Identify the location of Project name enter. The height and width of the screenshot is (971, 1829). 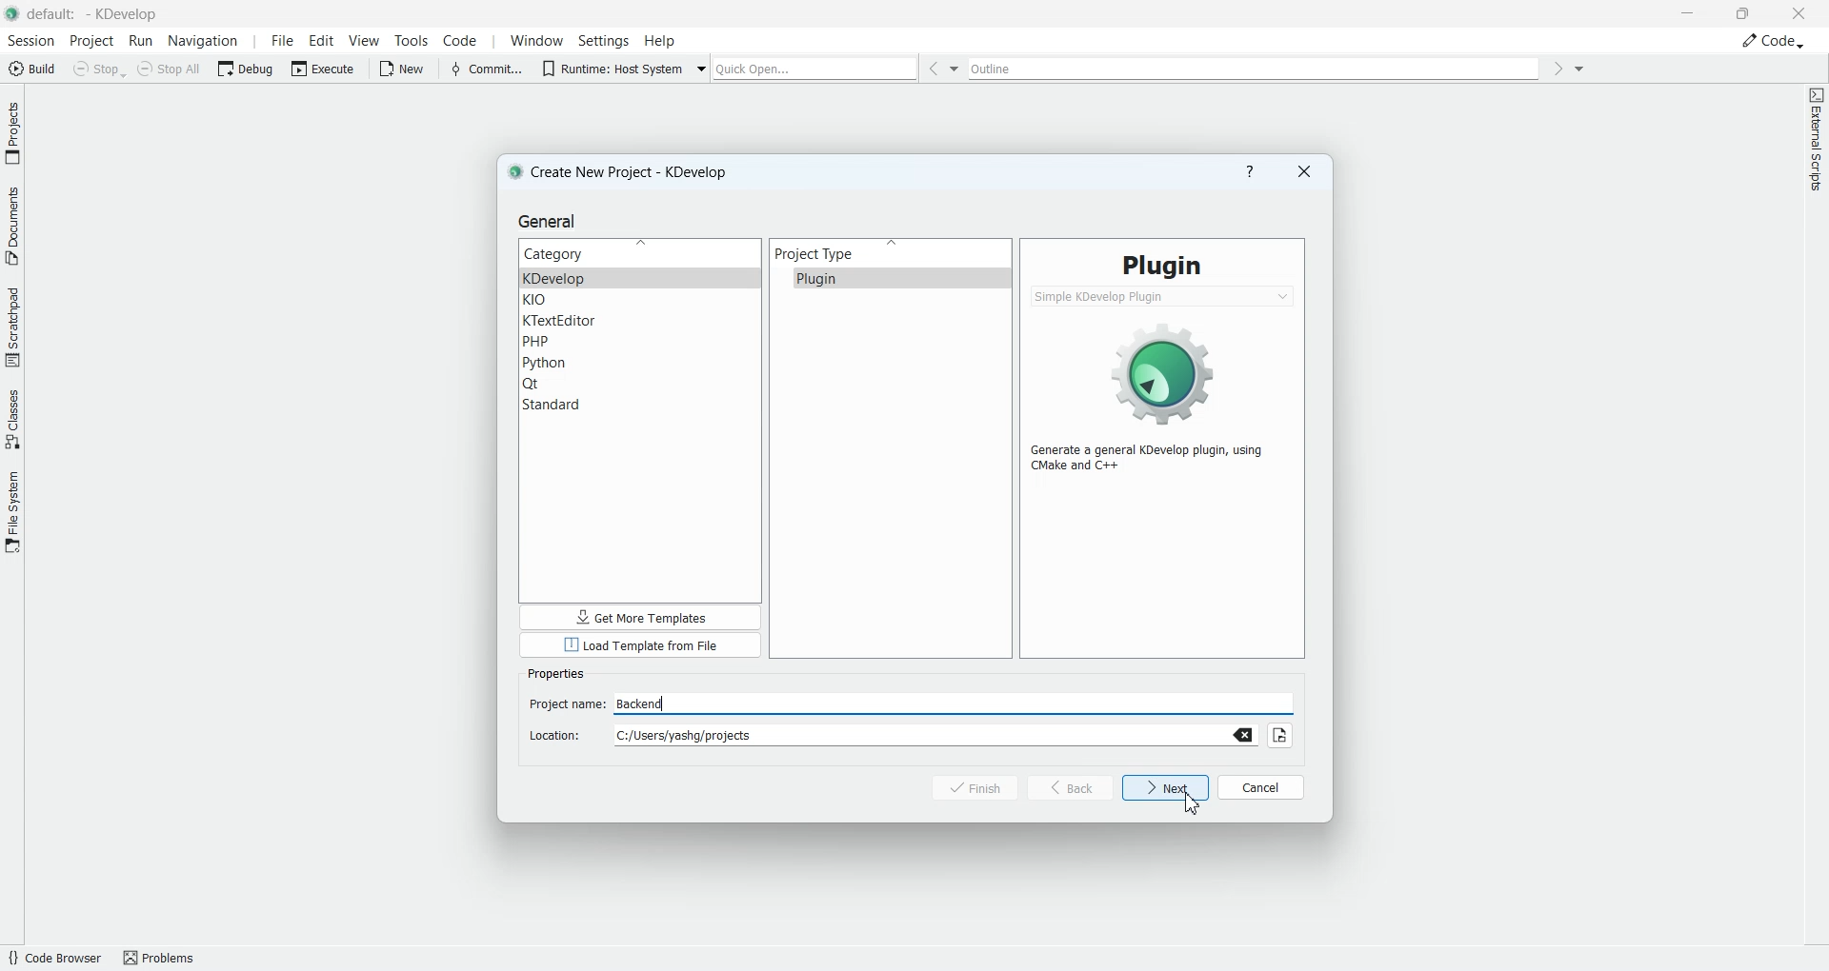
(911, 703).